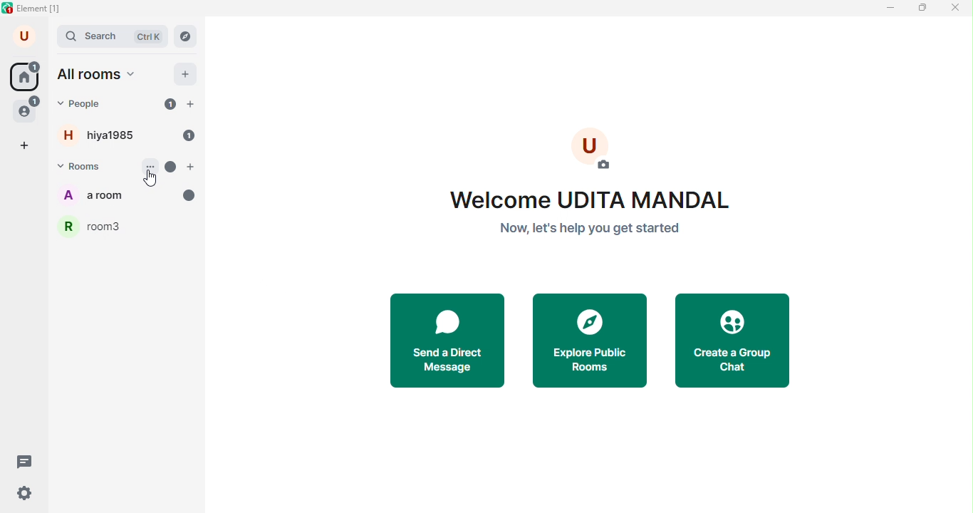 Image resolution: width=973 pixels, height=513 pixels. What do you see at coordinates (100, 76) in the screenshot?
I see `all rooms` at bounding box center [100, 76].